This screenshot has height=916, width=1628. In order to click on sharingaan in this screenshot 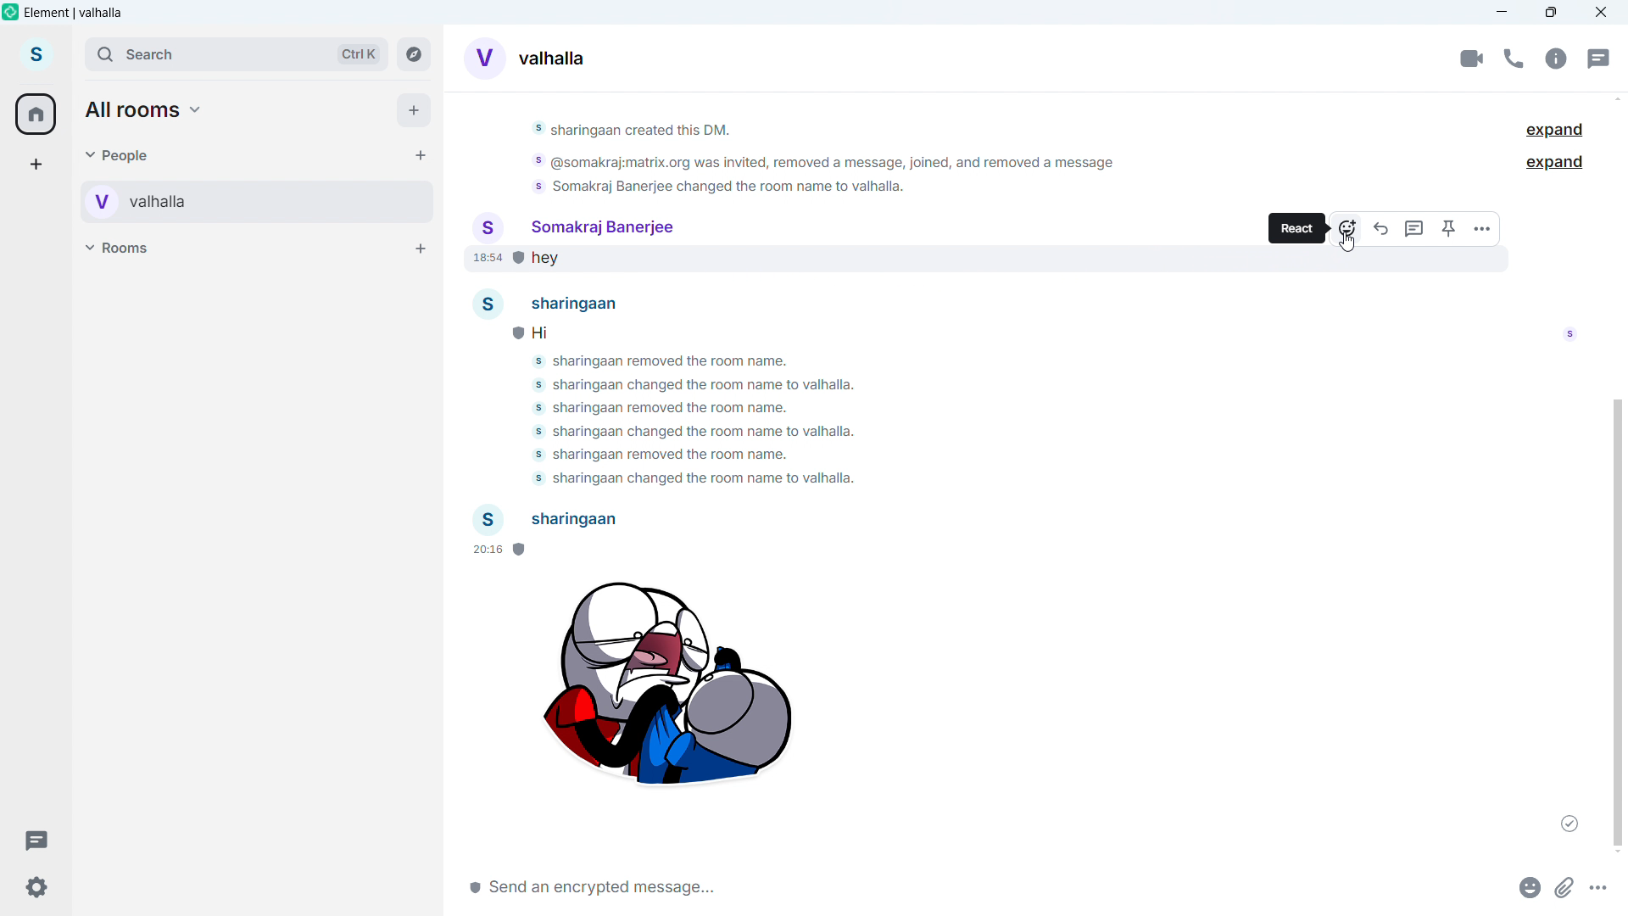, I will do `click(555, 304)`.